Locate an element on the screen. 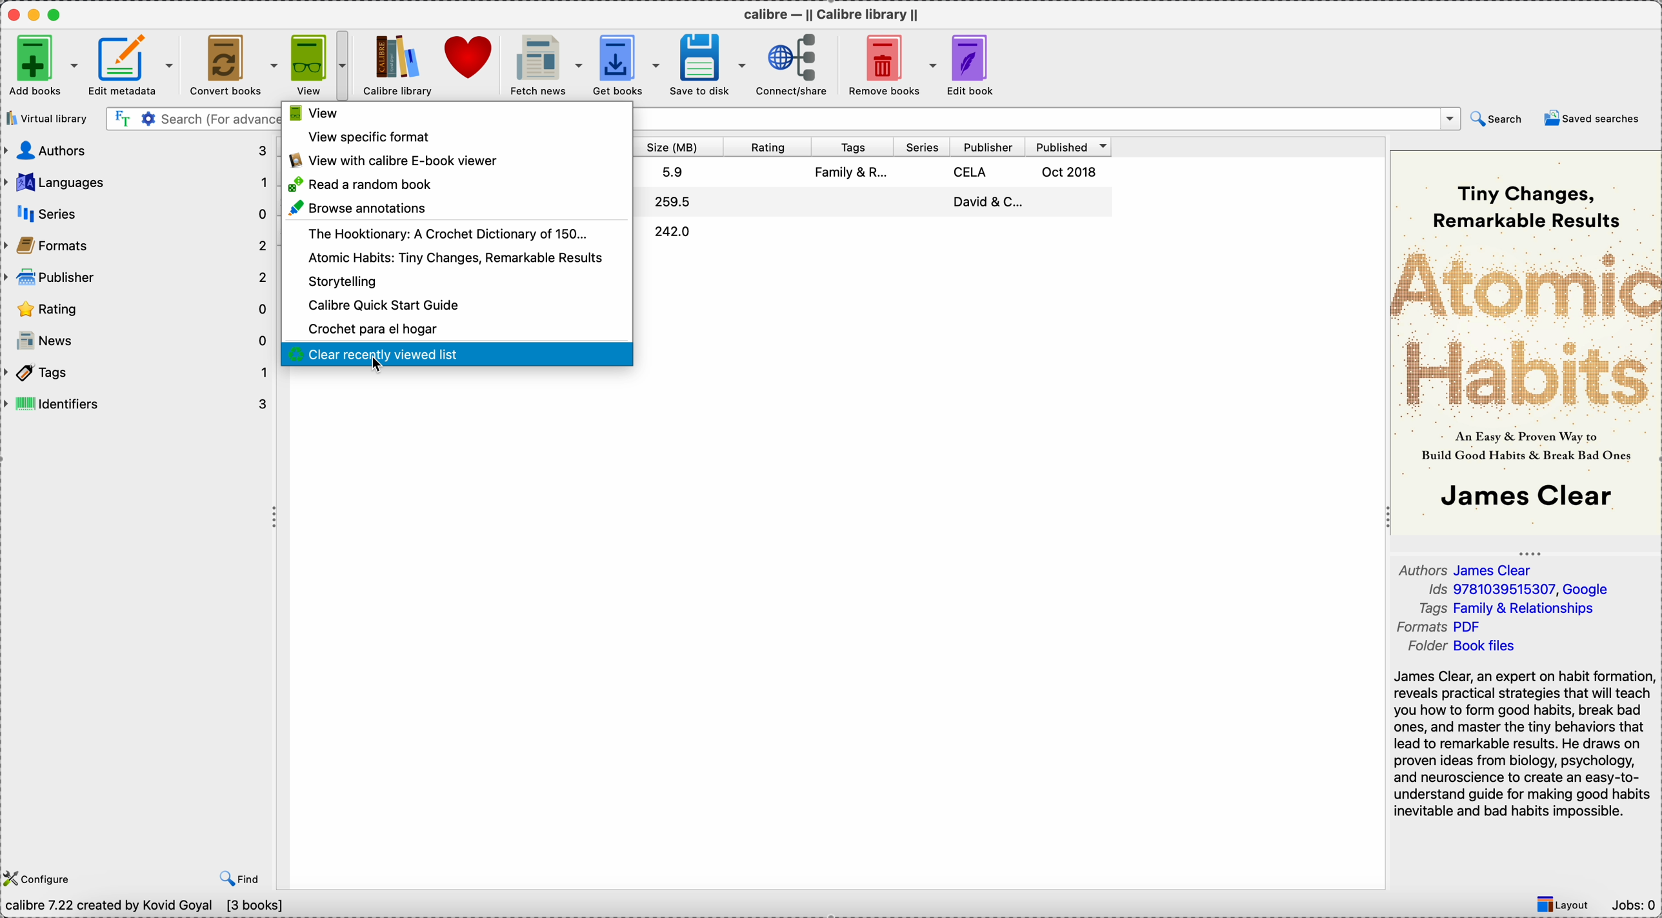 The image size is (1662, 918). layout is located at coordinates (1564, 905).